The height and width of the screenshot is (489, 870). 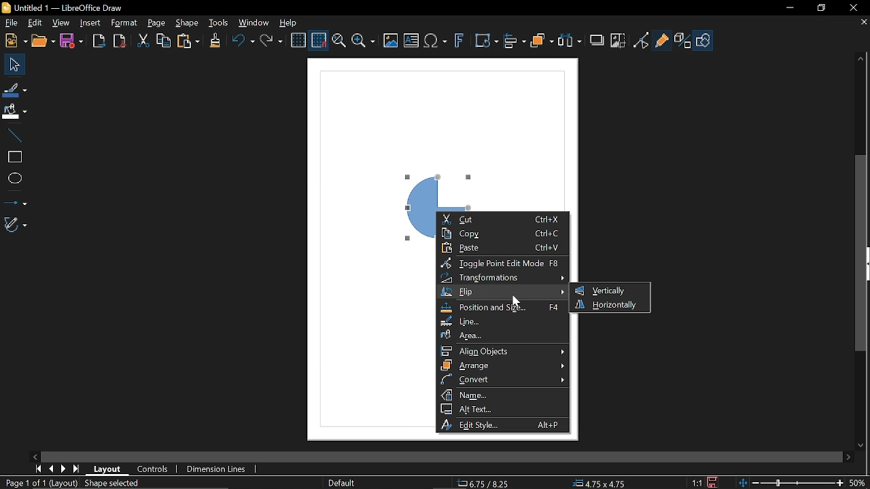 What do you see at coordinates (597, 39) in the screenshot?
I see `Shadow` at bounding box center [597, 39].